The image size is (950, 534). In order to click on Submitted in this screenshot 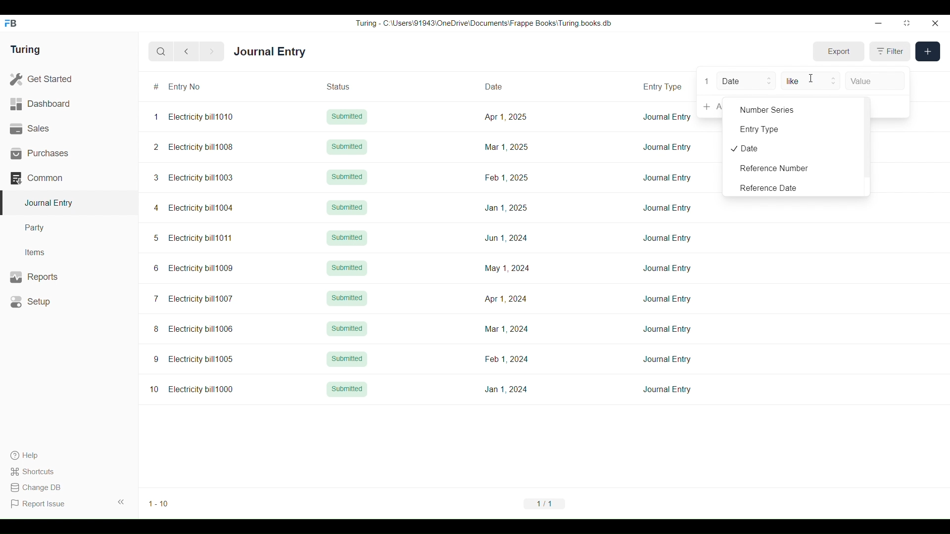, I will do `click(347, 268)`.